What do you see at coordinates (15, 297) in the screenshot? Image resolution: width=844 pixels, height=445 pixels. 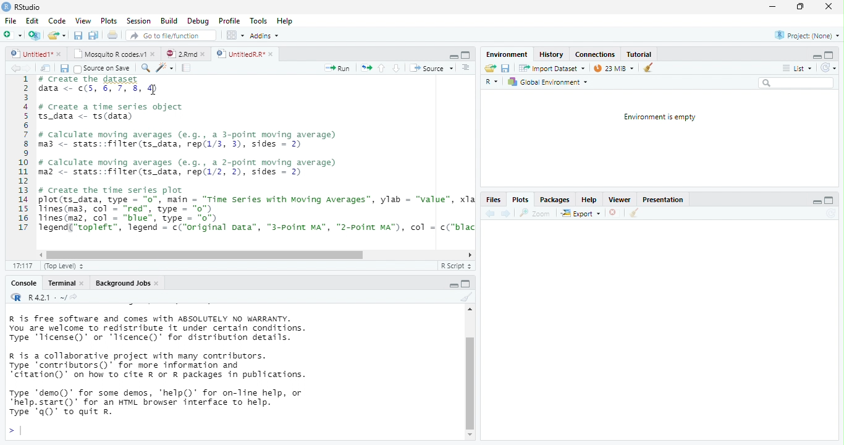 I see `R` at bounding box center [15, 297].